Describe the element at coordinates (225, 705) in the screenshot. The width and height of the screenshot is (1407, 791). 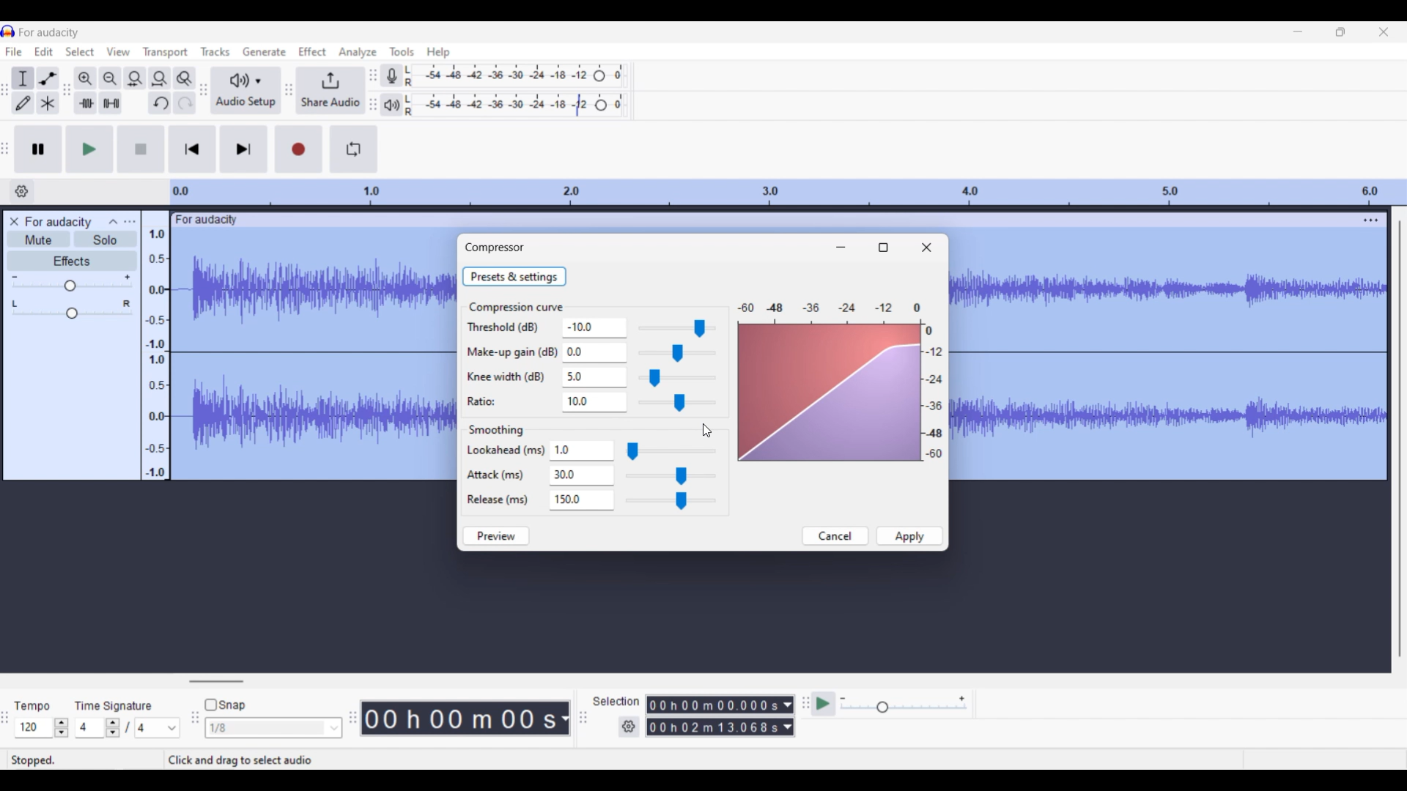
I see `Snap toggle` at that location.